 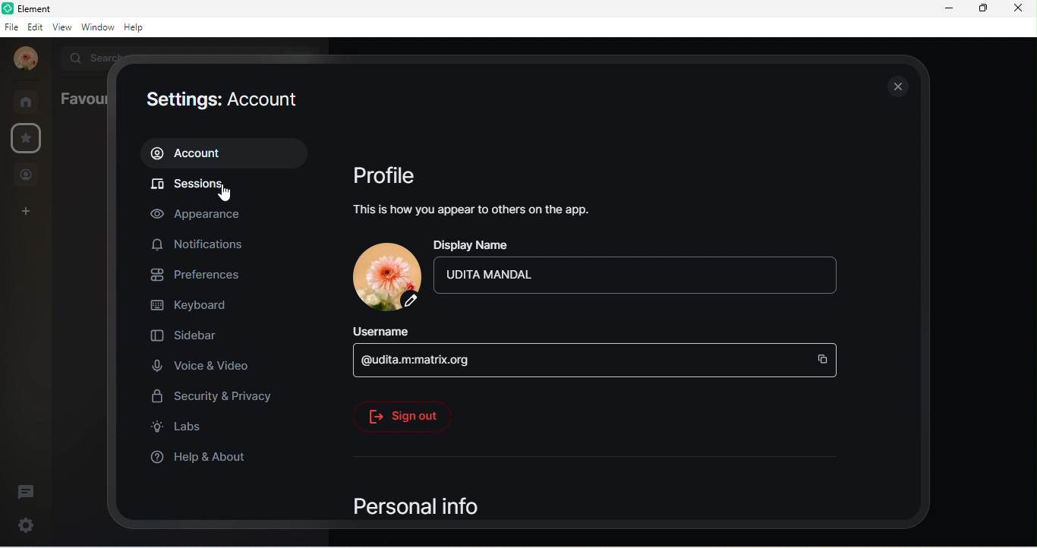 What do you see at coordinates (137, 28) in the screenshot?
I see `help` at bounding box center [137, 28].